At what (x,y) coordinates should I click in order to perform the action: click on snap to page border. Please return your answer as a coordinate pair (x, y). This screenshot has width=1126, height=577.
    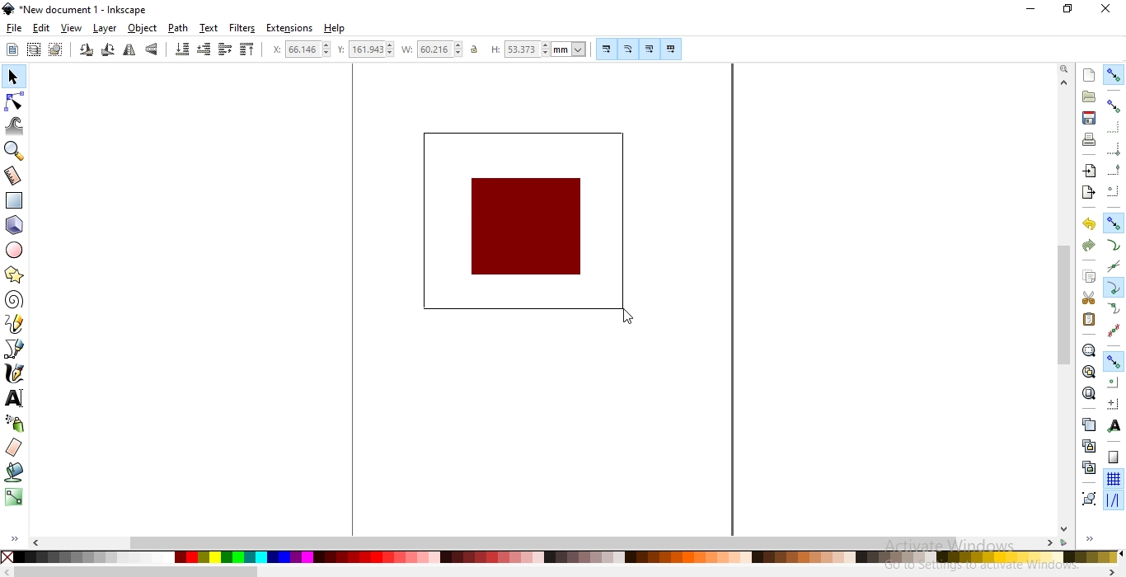
    Looking at the image, I should click on (1113, 457).